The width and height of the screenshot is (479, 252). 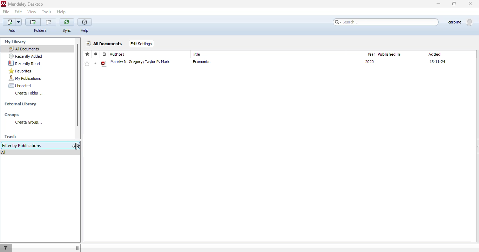 I want to click on recently added, so click(x=26, y=56).